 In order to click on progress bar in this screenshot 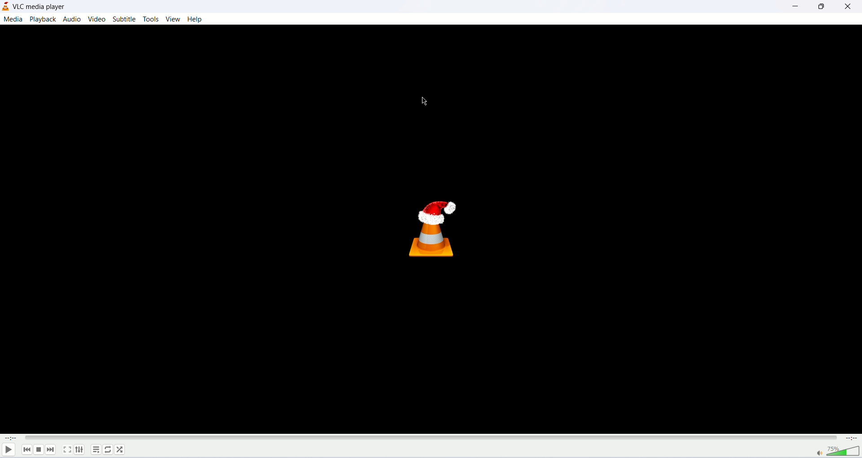, I will do `click(433, 437)`.